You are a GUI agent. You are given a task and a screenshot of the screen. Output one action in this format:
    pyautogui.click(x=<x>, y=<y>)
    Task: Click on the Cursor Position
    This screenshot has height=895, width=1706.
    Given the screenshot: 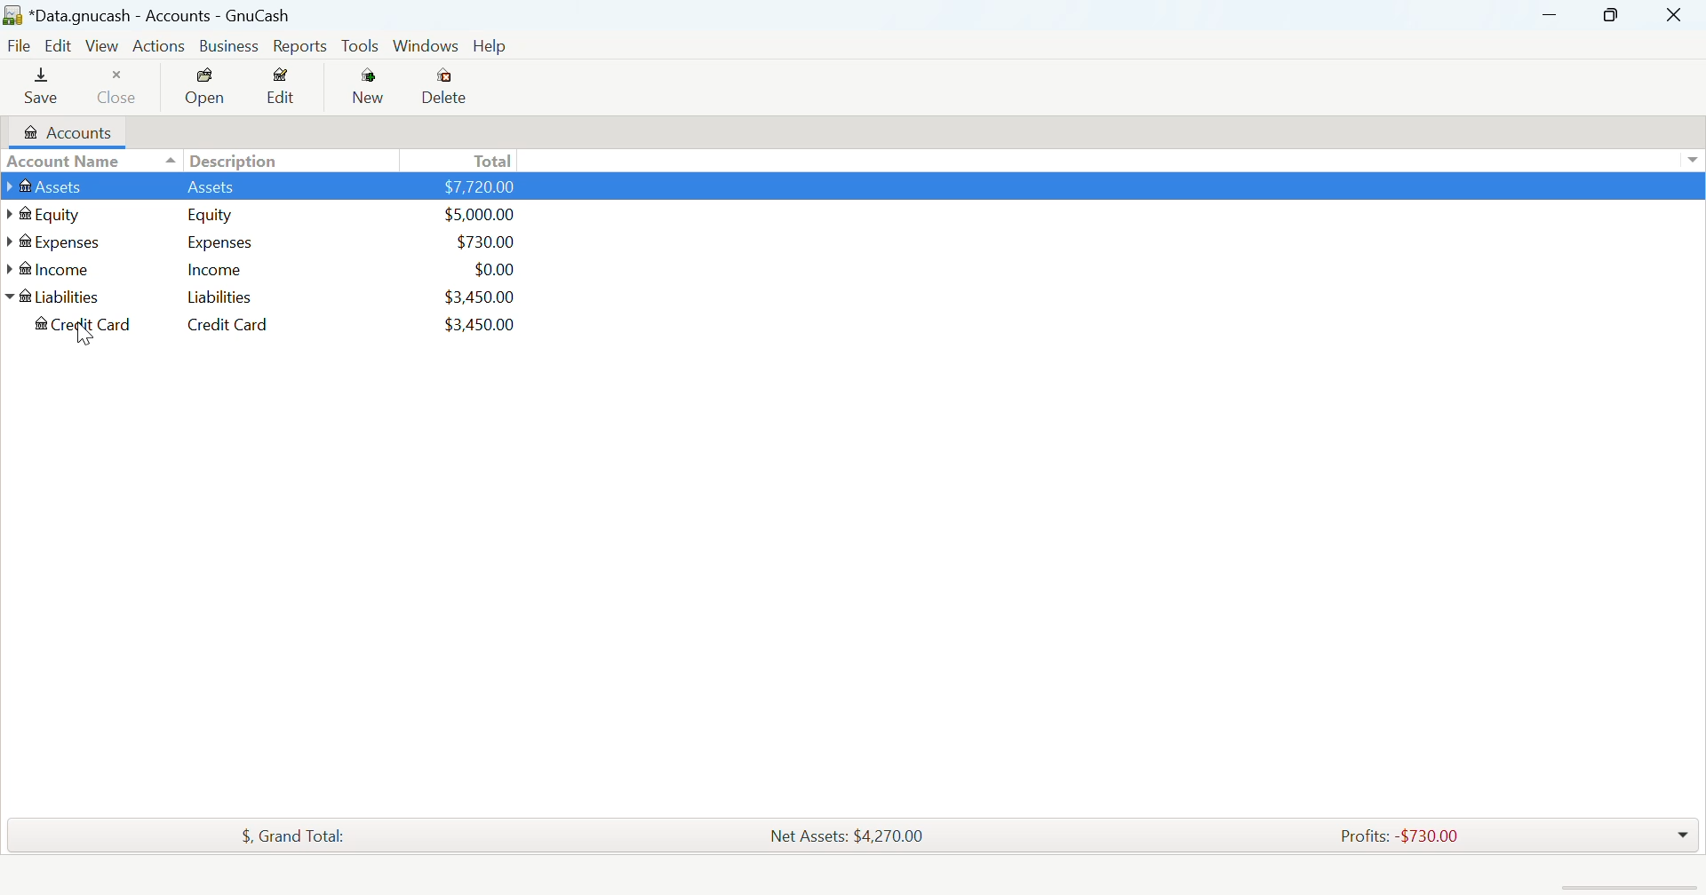 What is the action you would take?
    pyautogui.click(x=84, y=337)
    